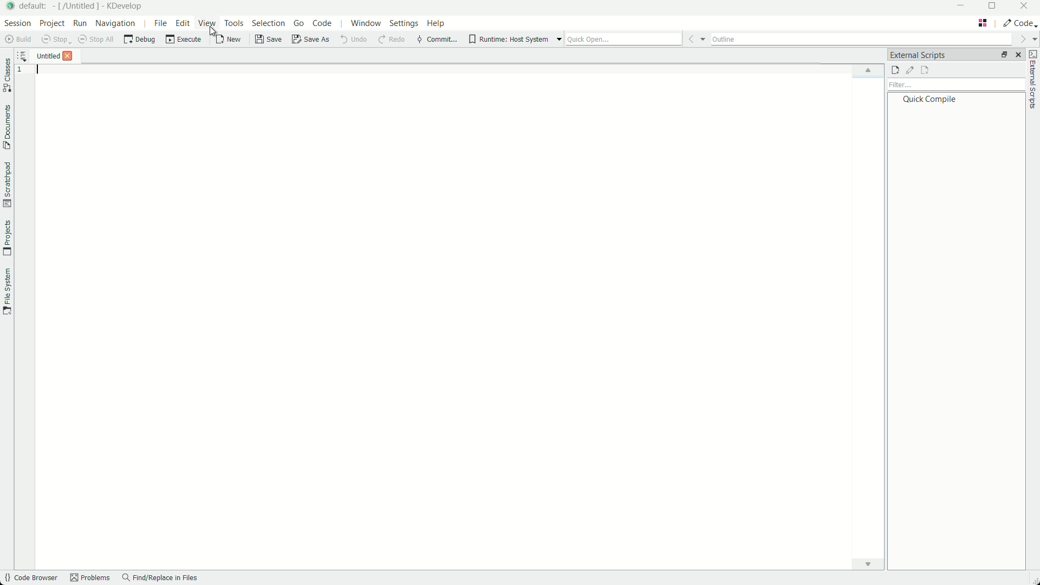 This screenshot has height=585, width=1040. What do you see at coordinates (6, 237) in the screenshot?
I see `projects` at bounding box center [6, 237].